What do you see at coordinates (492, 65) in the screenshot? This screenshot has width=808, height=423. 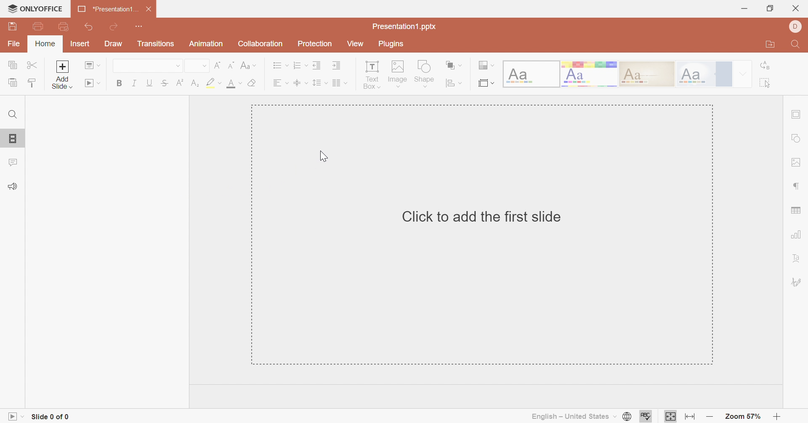 I see `Drop Down` at bounding box center [492, 65].